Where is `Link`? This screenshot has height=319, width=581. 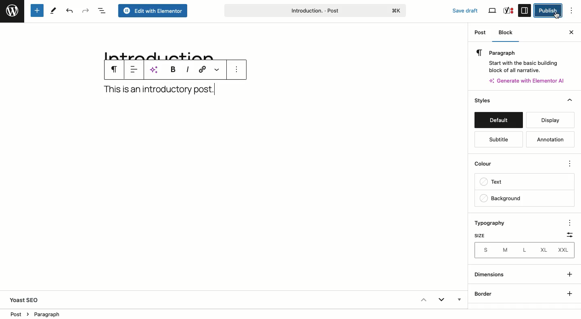 Link is located at coordinates (201, 69).